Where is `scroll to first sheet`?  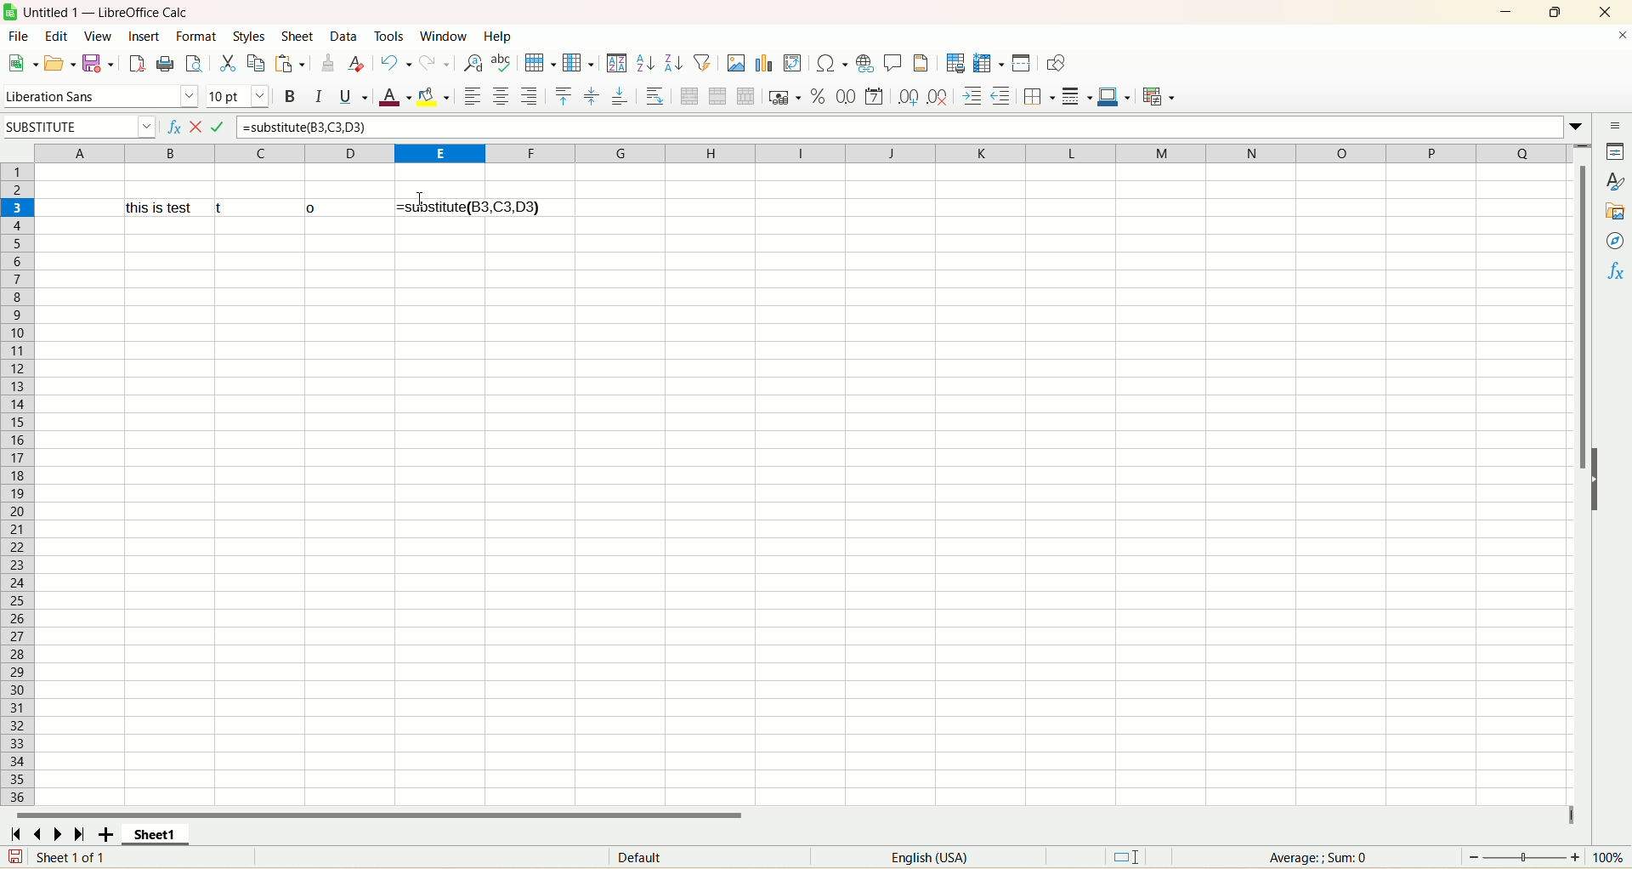 scroll to first sheet is located at coordinates (20, 830).